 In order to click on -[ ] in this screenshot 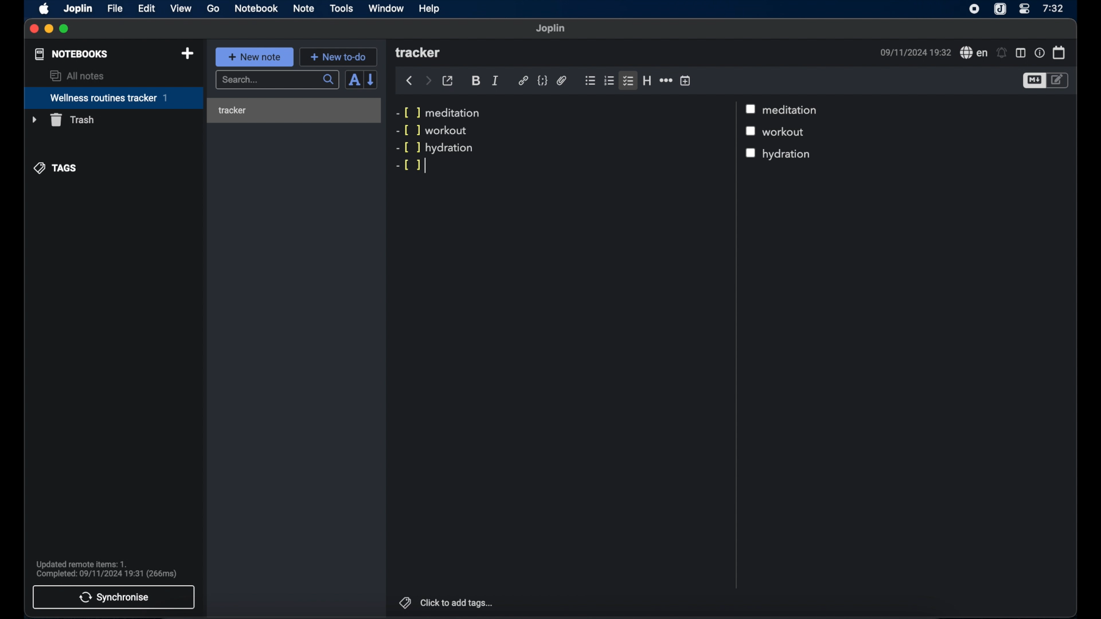, I will do `click(411, 166)`.